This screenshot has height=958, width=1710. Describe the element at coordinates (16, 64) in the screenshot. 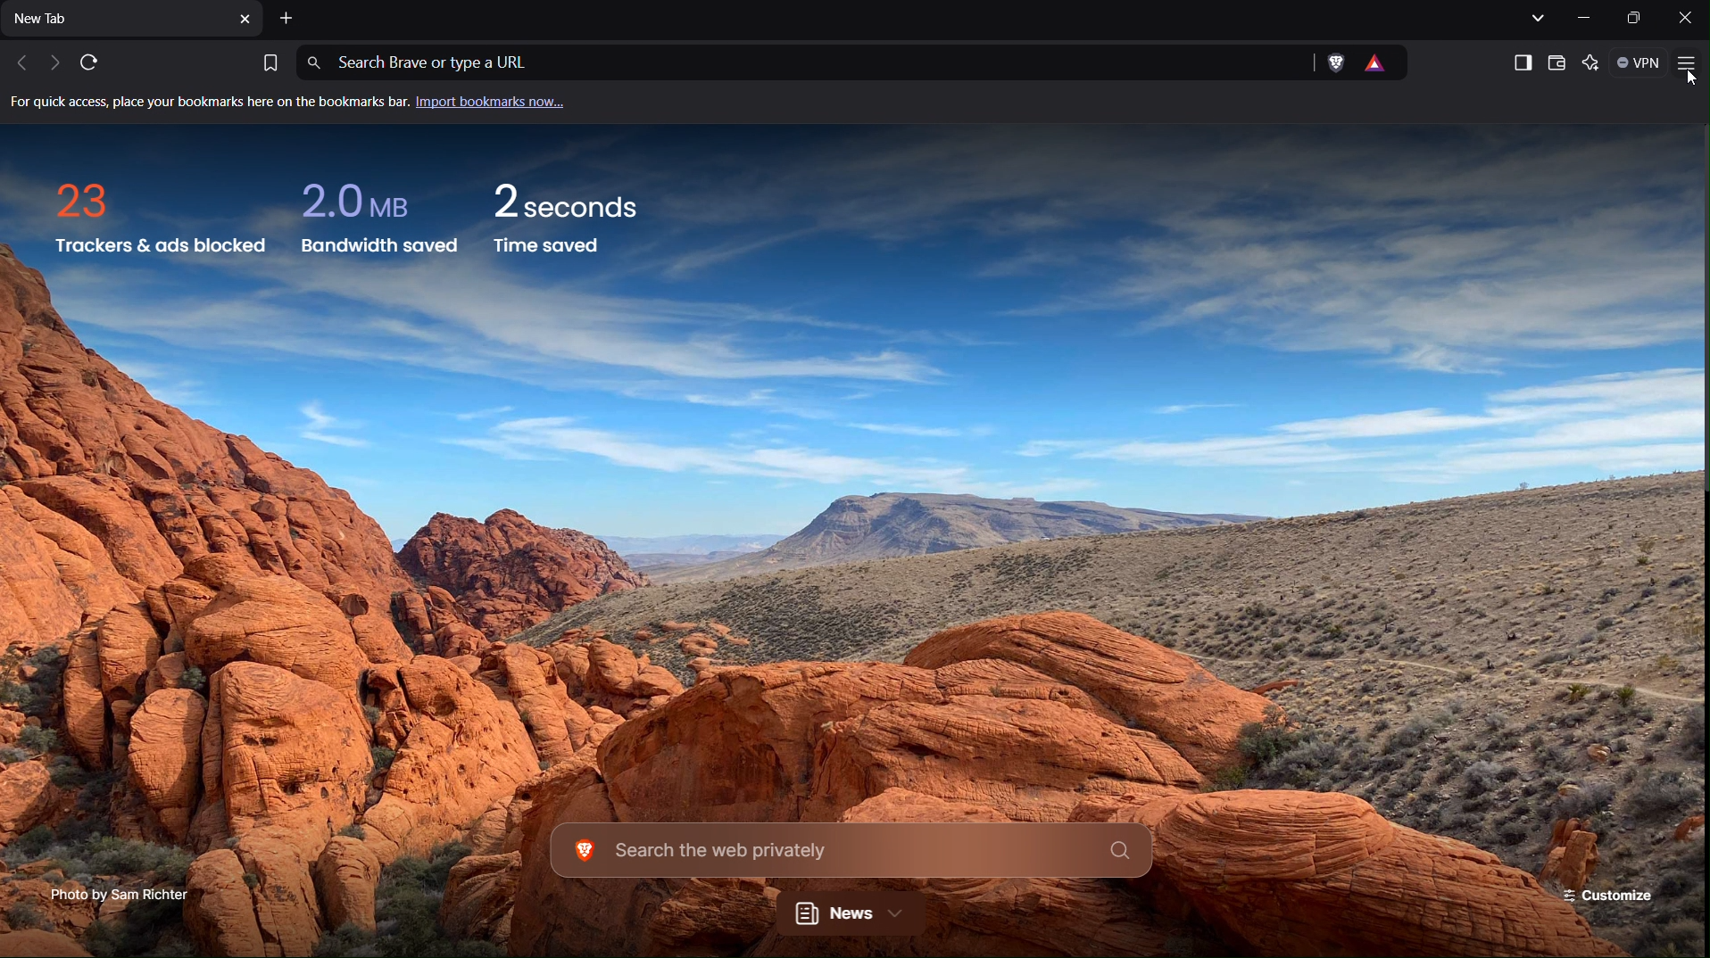

I see `Previous Tab` at that location.